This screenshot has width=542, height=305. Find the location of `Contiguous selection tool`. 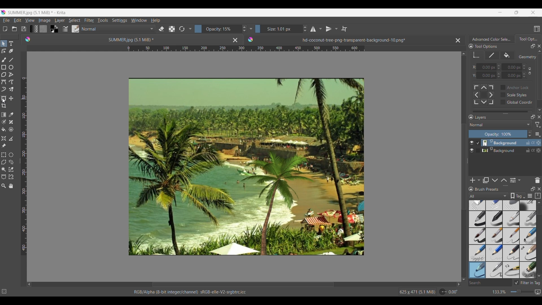

Contiguous selection tool is located at coordinates (4, 169).